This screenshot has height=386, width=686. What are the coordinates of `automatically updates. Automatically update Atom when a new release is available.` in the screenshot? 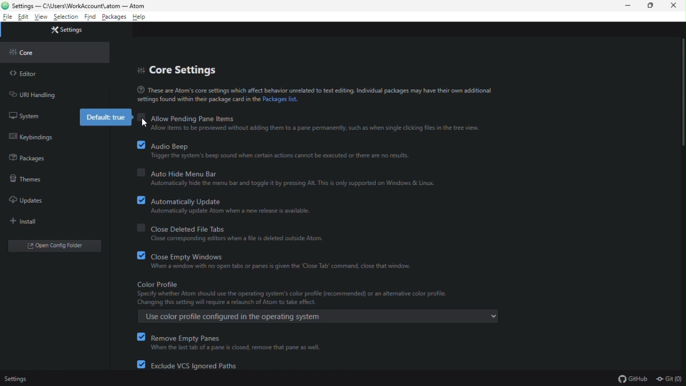 It's located at (224, 206).